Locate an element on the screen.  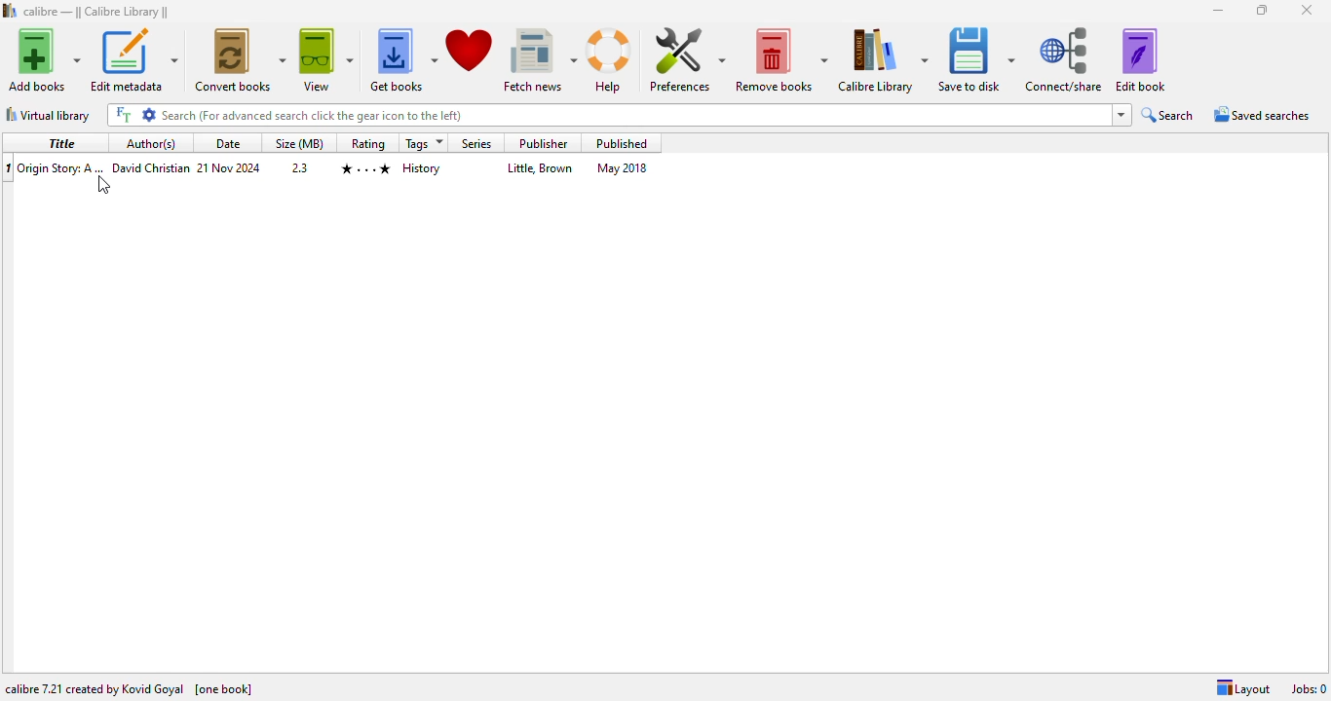
jobs: 0 is located at coordinates (1311, 689).